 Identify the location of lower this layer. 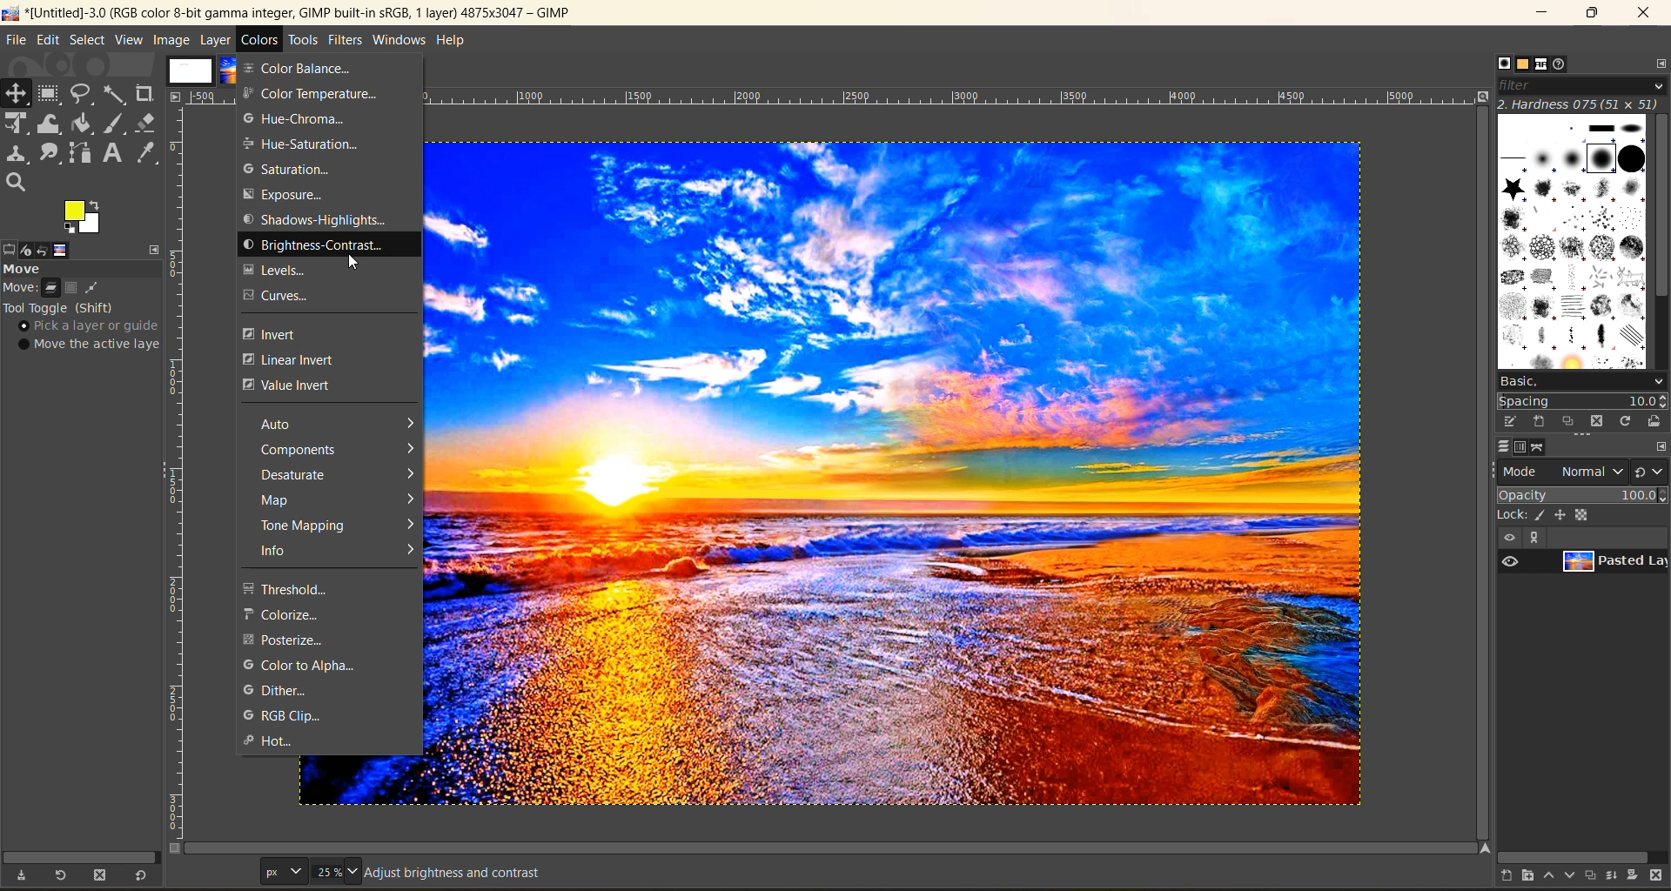
(1572, 876).